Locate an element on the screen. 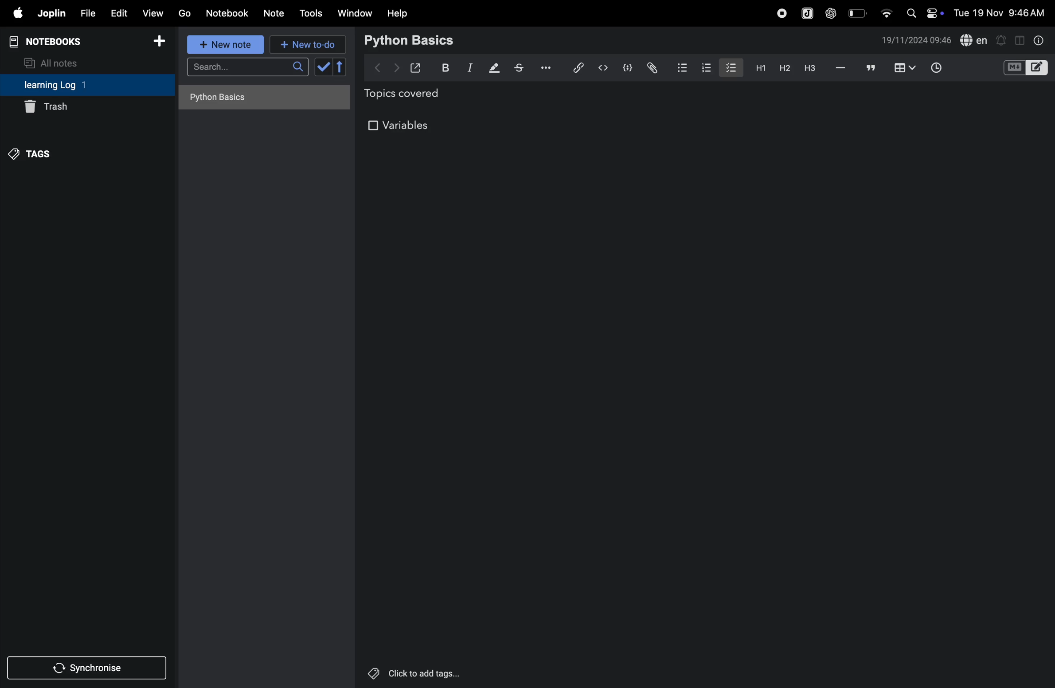  info is located at coordinates (1037, 40).